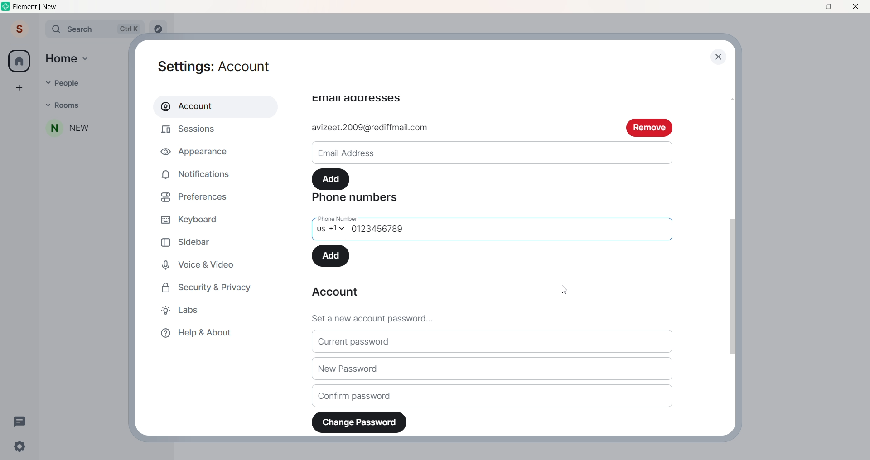 The width and height of the screenshot is (870, 460). What do you see at coordinates (335, 293) in the screenshot?
I see `Account` at bounding box center [335, 293].